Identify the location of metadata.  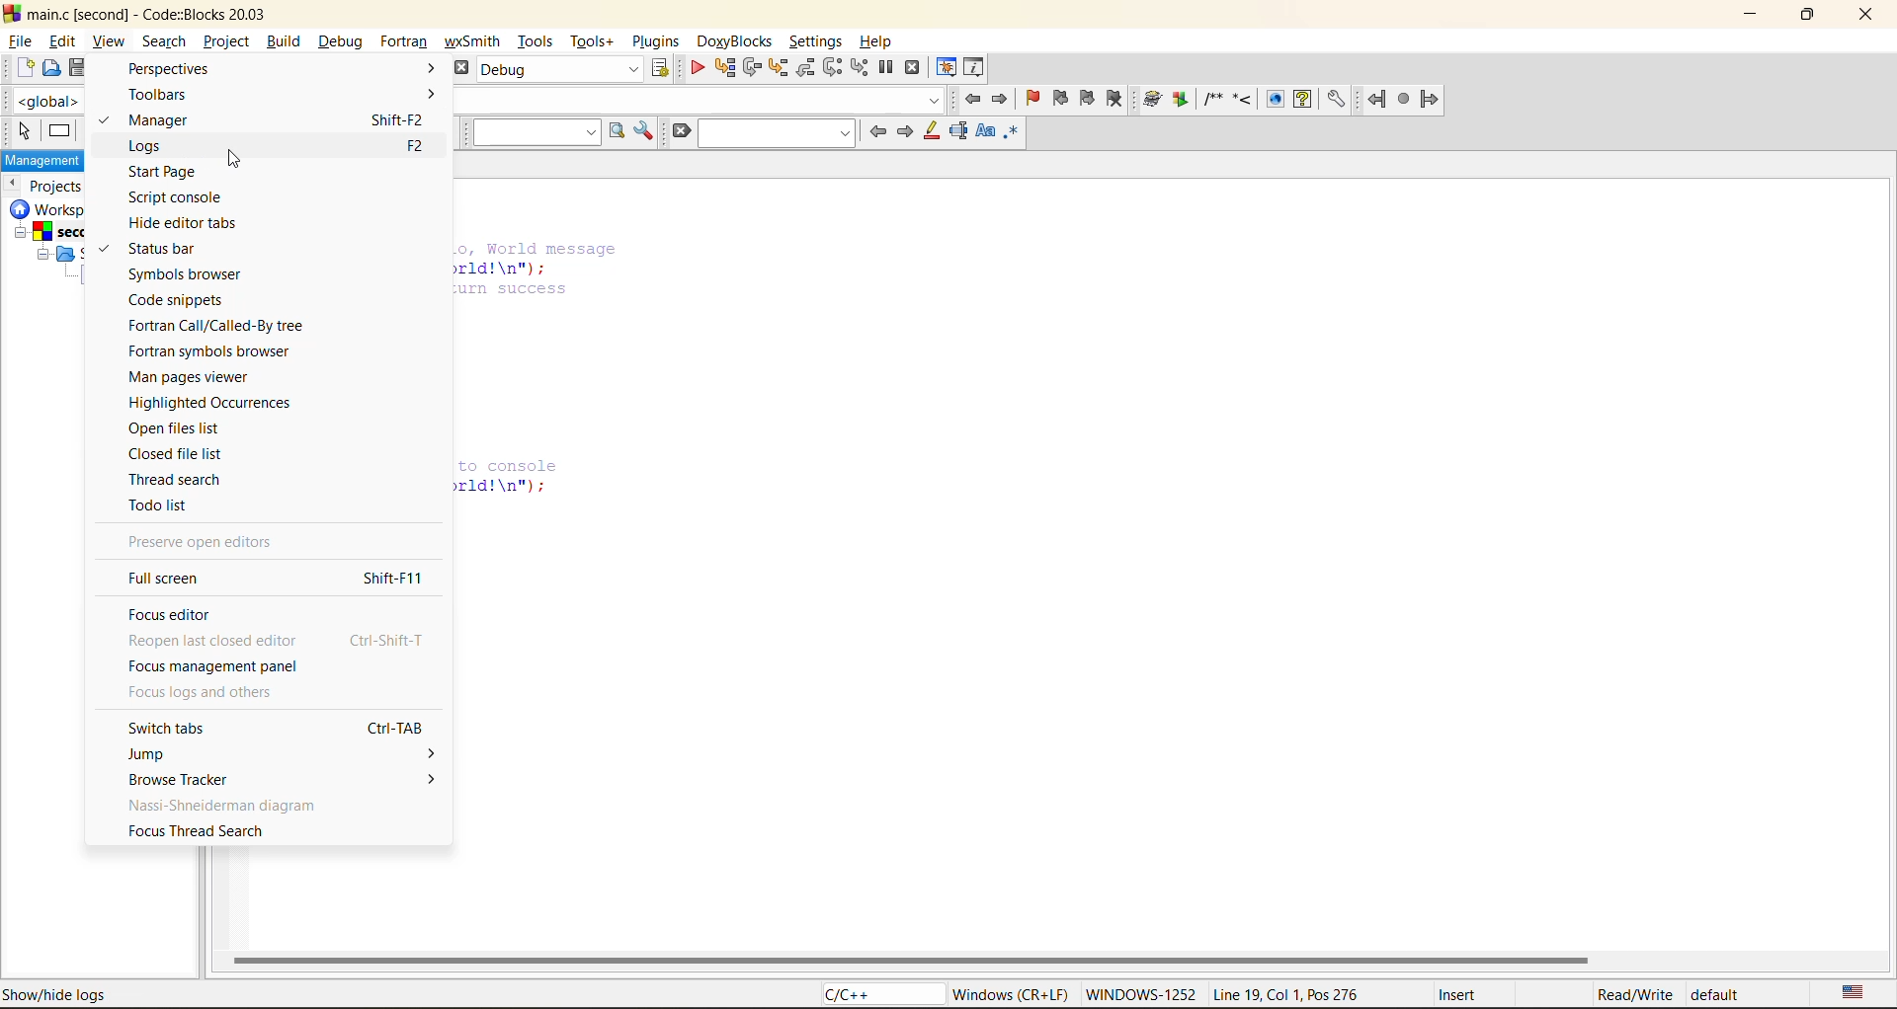
(1351, 993).